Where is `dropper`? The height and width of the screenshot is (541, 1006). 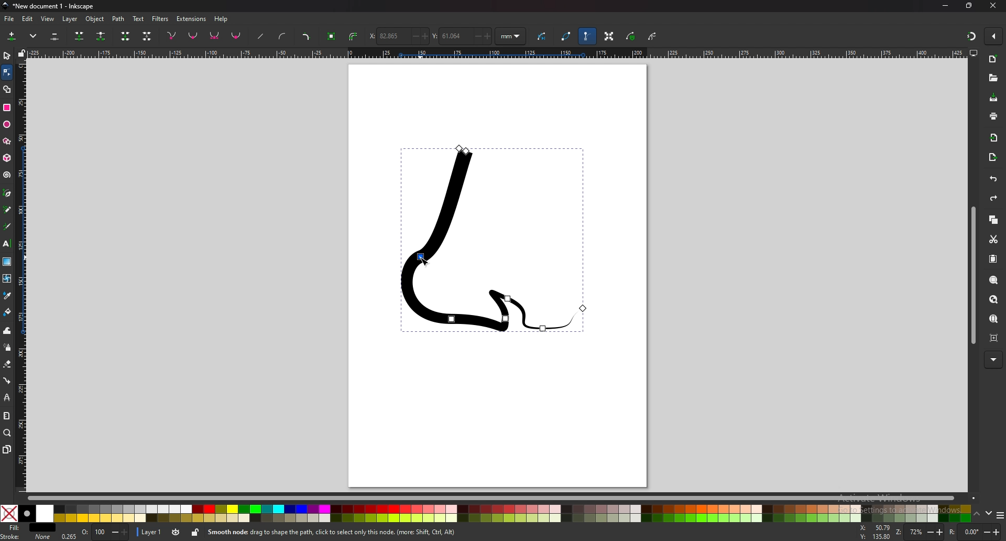
dropper is located at coordinates (7, 296).